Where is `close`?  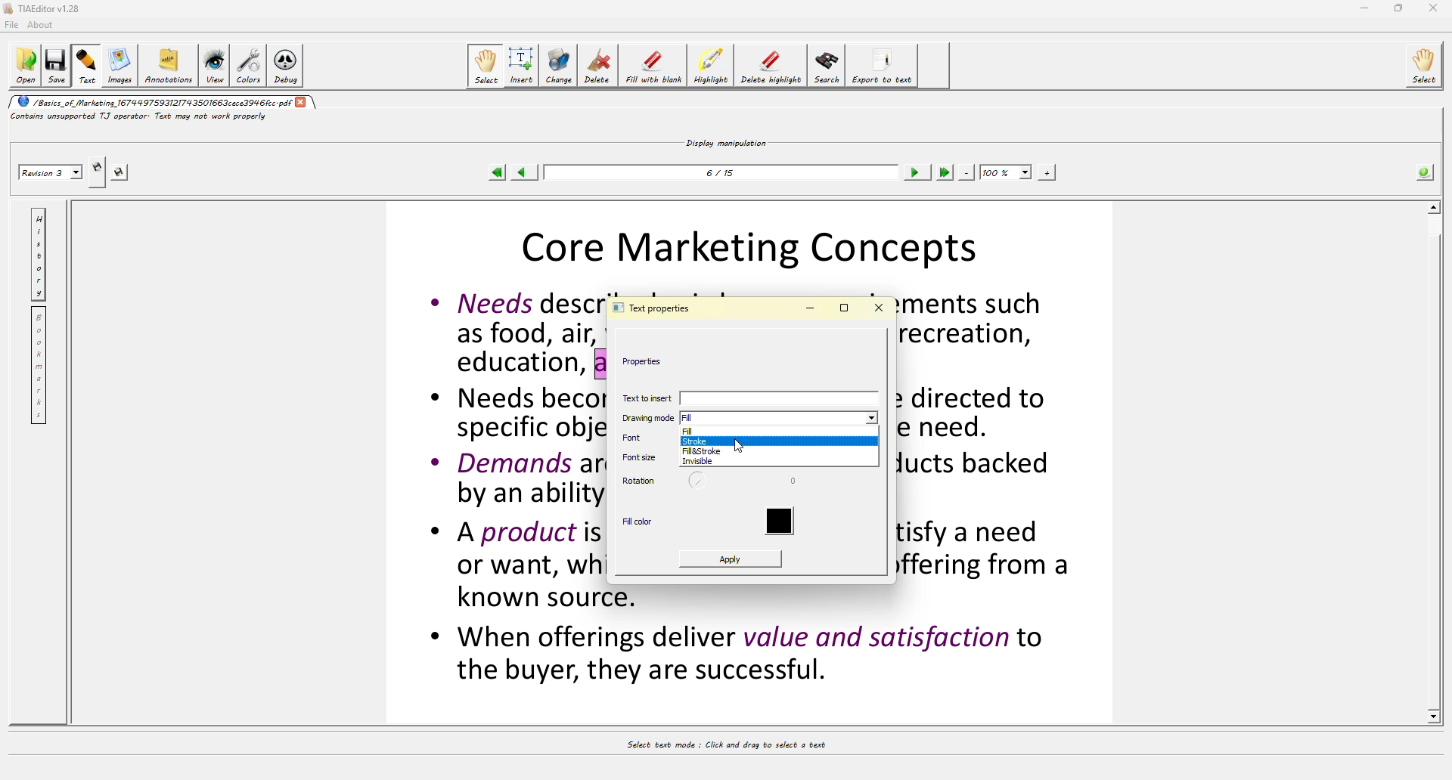 close is located at coordinates (303, 102).